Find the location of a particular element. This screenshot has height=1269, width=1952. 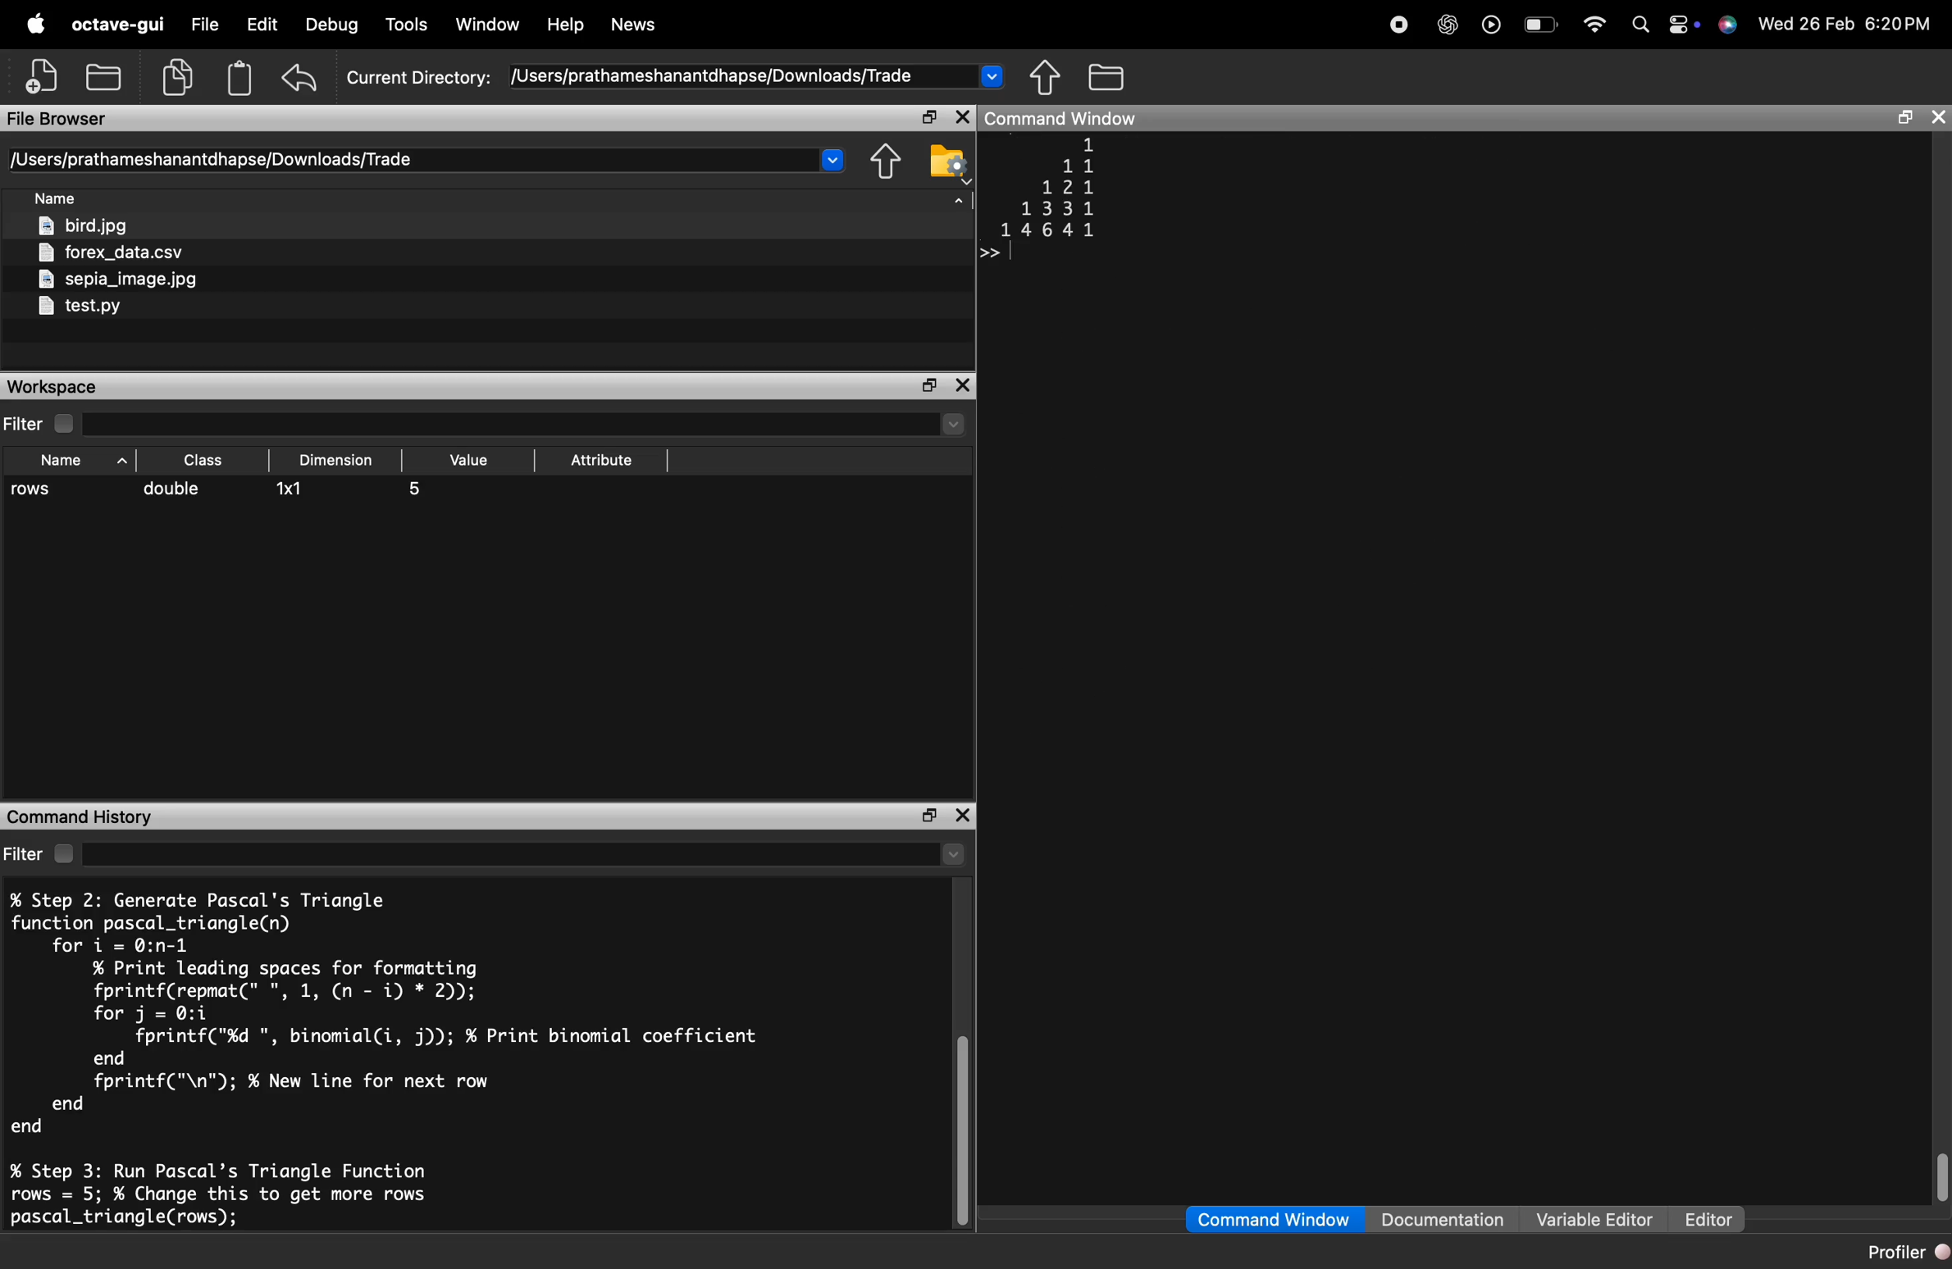

File Browser is located at coordinates (58, 119).